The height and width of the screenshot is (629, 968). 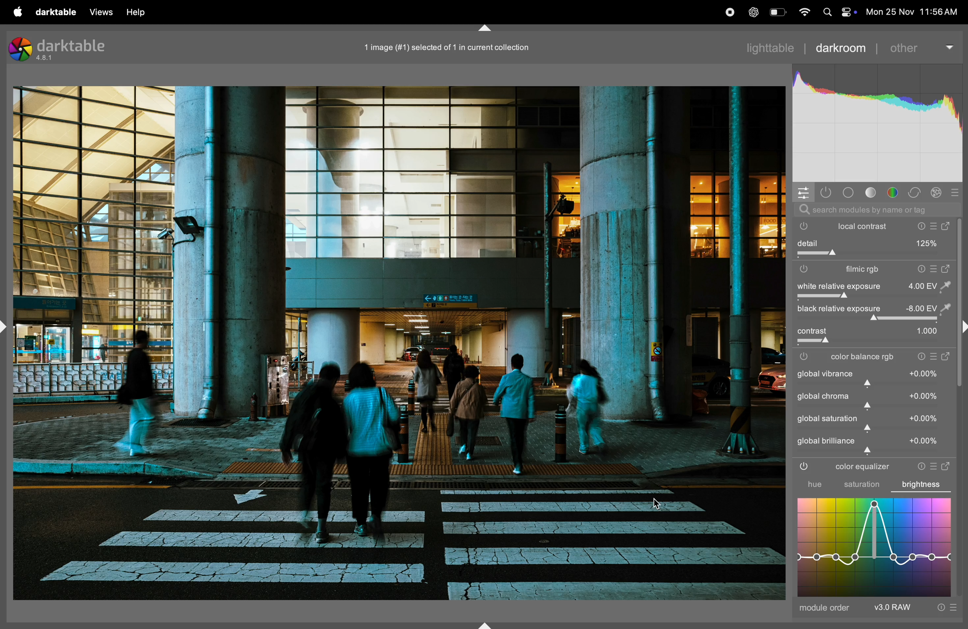 What do you see at coordinates (927, 331) in the screenshot?
I see `value` at bounding box center [927, 331].